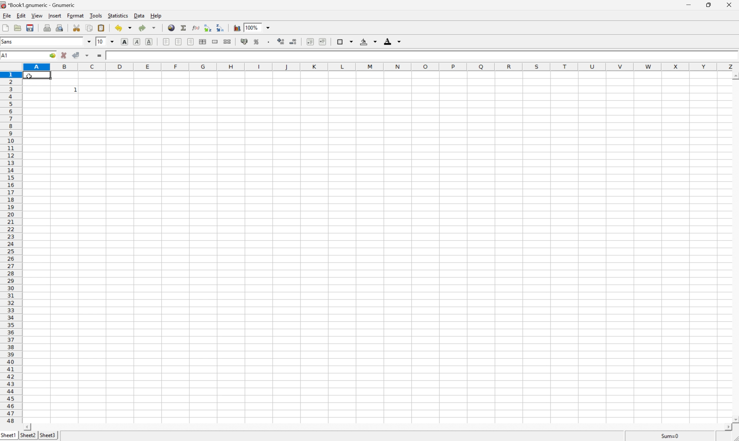  Describe the element at coordinates (148, 28) in the screenshot. I see `redo` at that location.